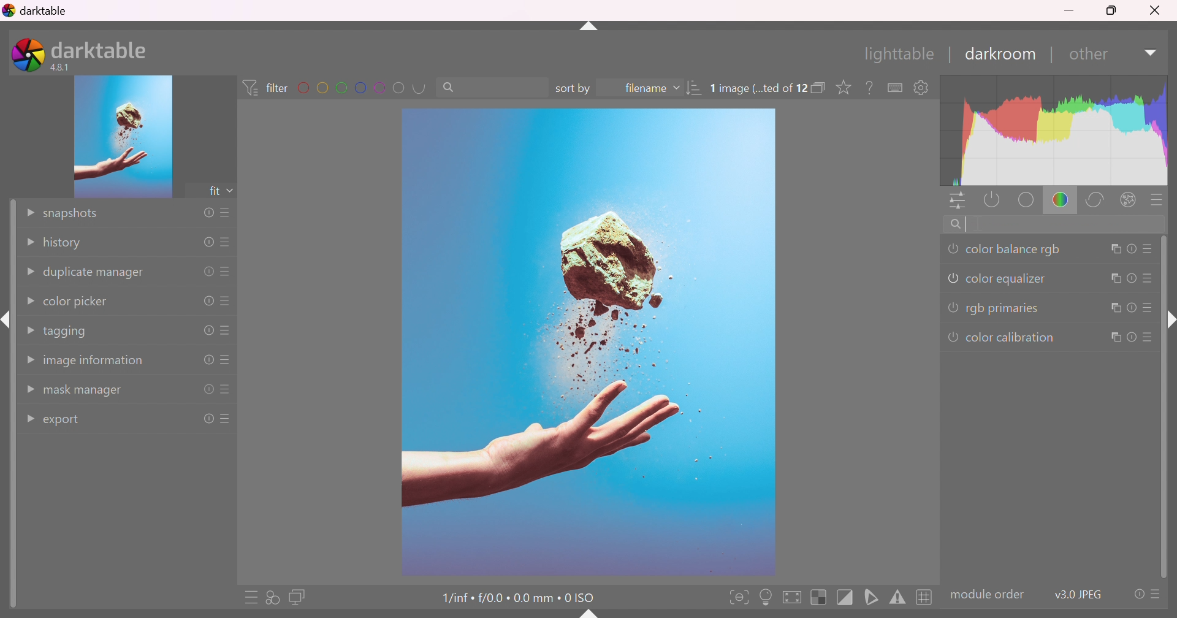  Describe the element at coordinates (233, 191) in the screenshot. I see `drop down` at that location.